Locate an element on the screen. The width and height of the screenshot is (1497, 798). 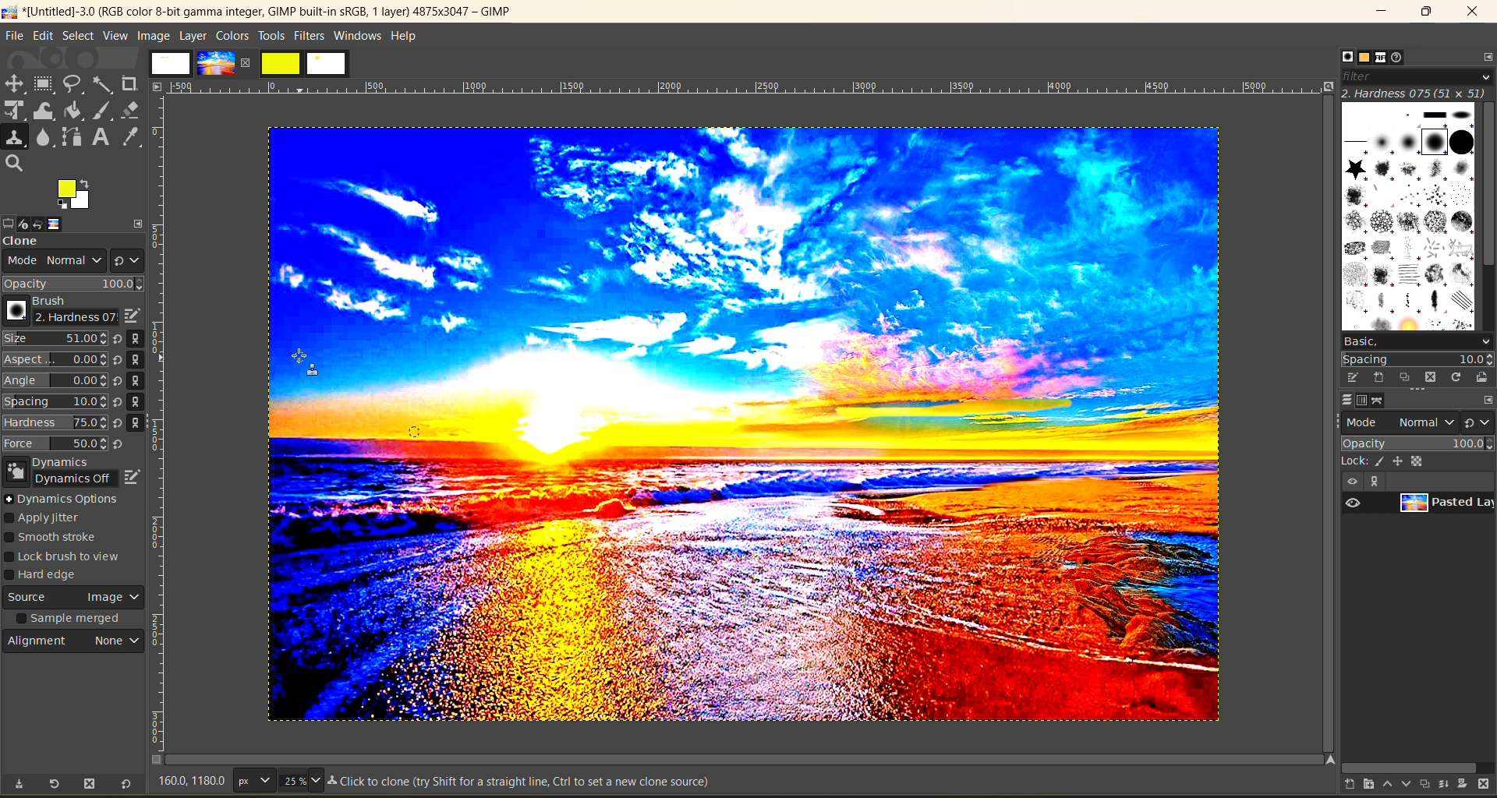
740.0, 1580.0 is located at coordinates (189, 783).